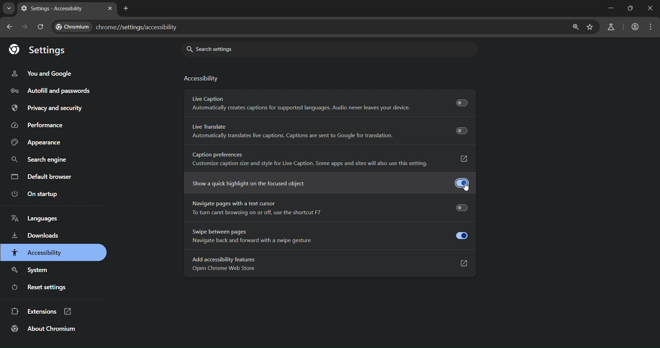 The height and width of the screenshot is (348, 660). What do you see at coordinates (636, 27) in the screenshot?
I see `accounts` at bounding box center [636, 27].